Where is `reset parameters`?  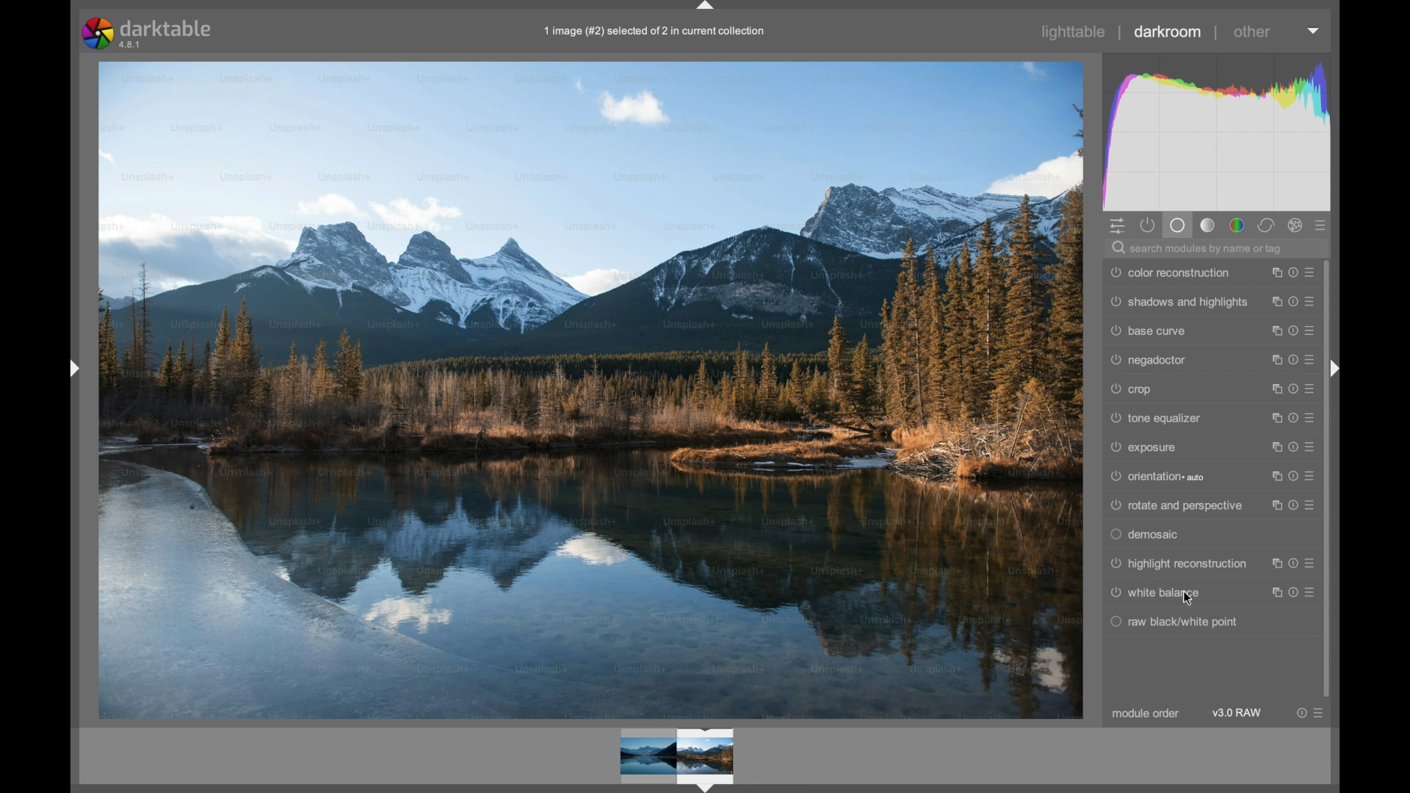
reset parameters is located at coordinates (1292, 447).